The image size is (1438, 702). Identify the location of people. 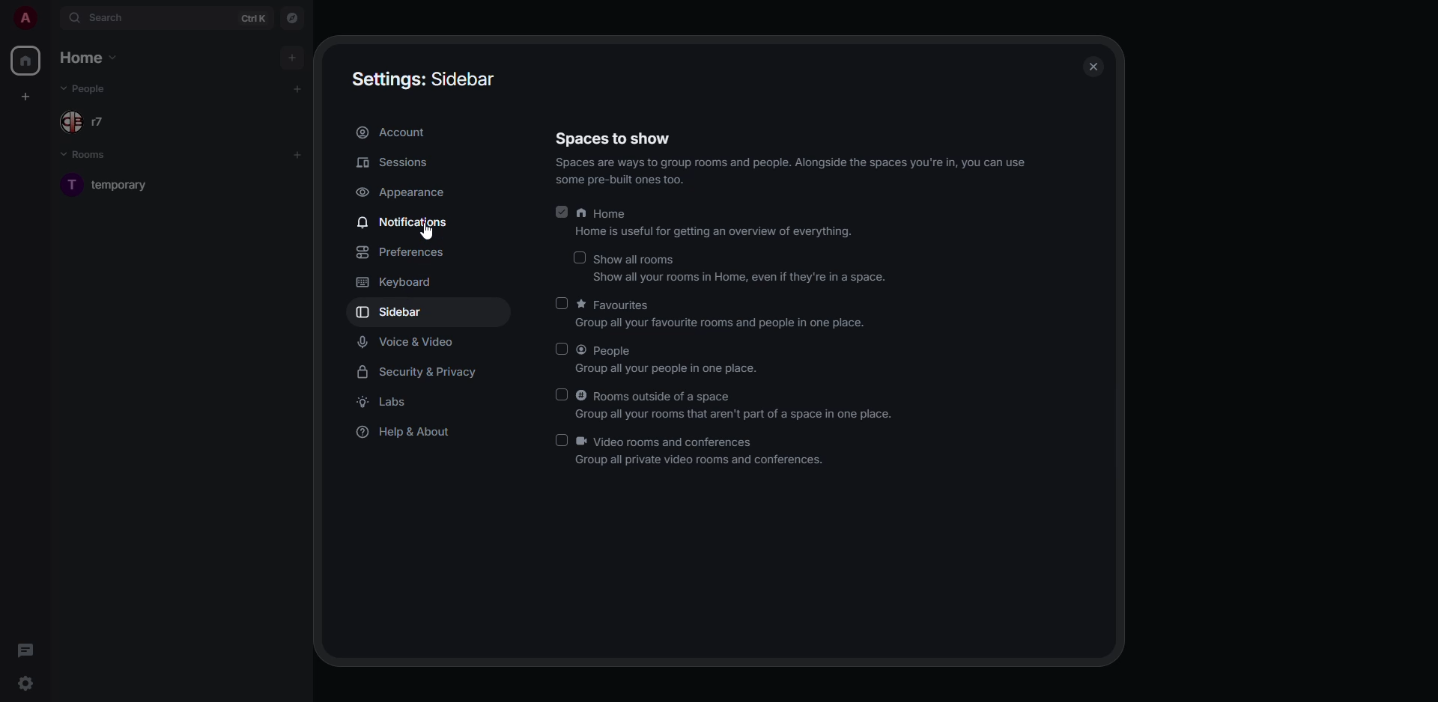
(99, 121).